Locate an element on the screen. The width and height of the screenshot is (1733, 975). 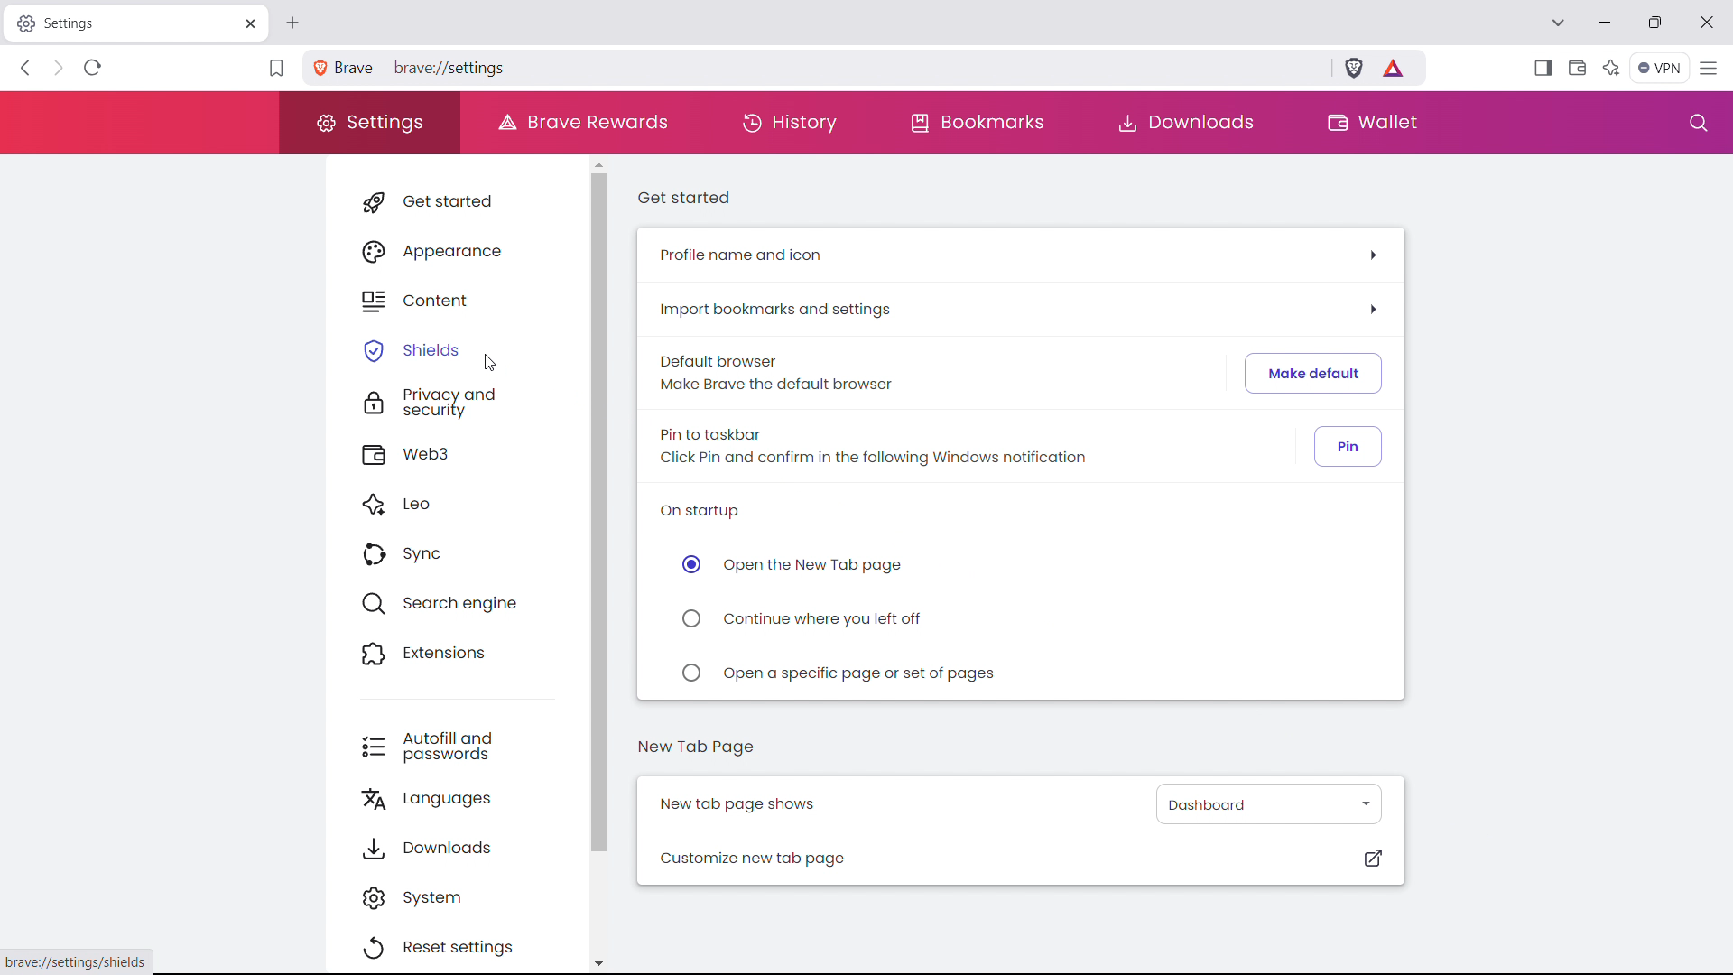
view site information is located at coordinates (318, 68).